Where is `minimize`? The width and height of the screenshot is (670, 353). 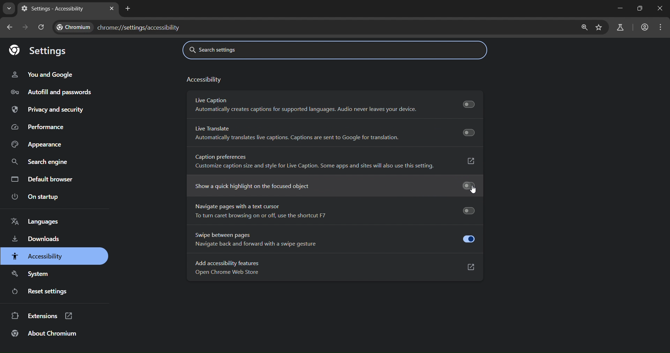 minimize is located at coordinates (620, 8).